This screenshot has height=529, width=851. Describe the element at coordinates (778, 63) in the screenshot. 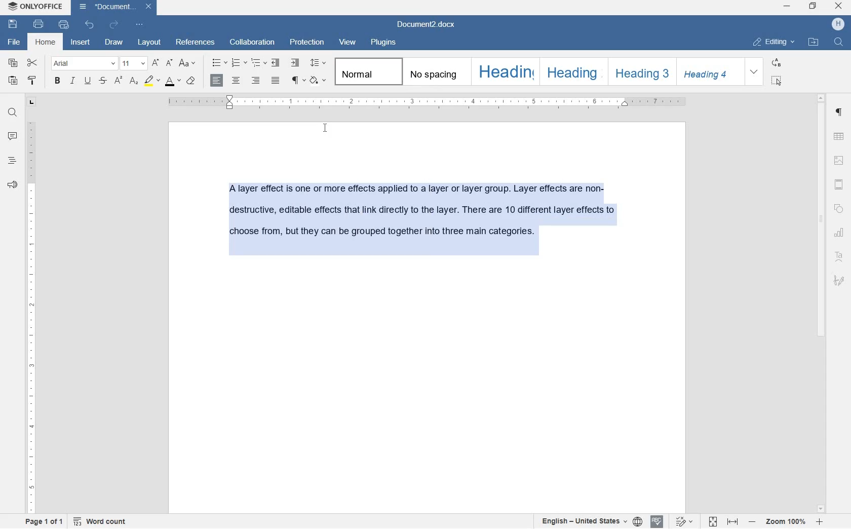

I see `replace` at that location.